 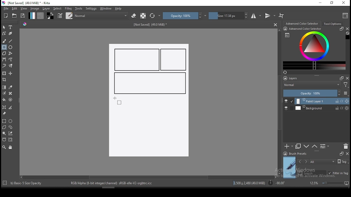 I want to click on select, so click(x=58, y=8).